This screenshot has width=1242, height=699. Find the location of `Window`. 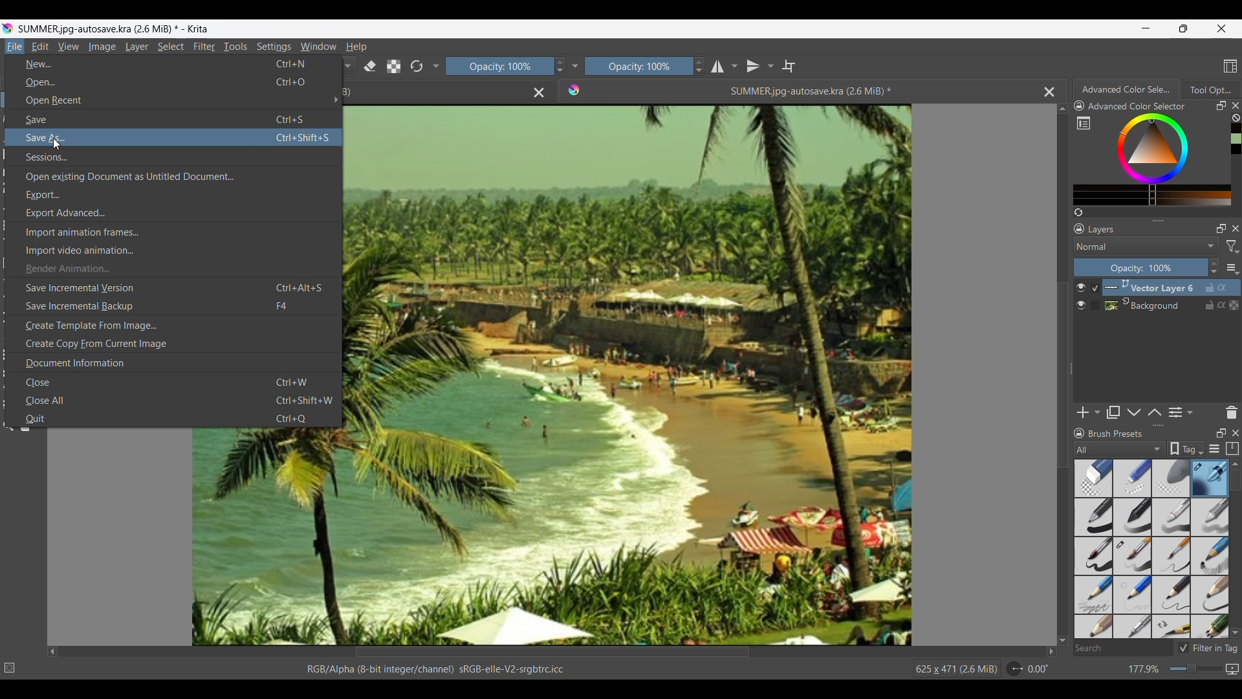

Window is located at coordinates (318, 46).